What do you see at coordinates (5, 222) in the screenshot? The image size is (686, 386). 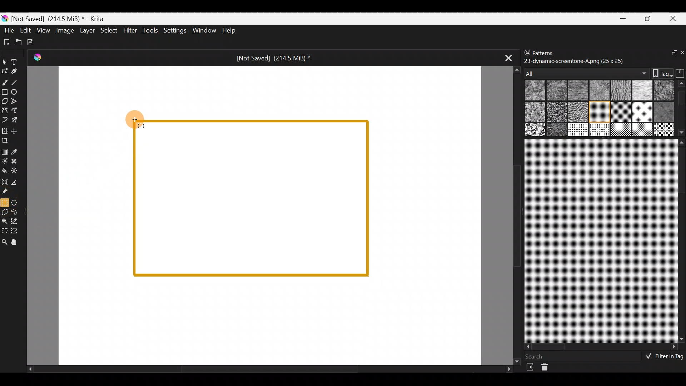 I see `Contiguous selection tool` at bounding box center [5, 222].